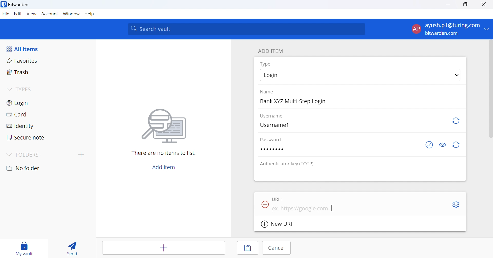 This screenshot has height=258, width=493. I want to click on Card, so click(17, 114).